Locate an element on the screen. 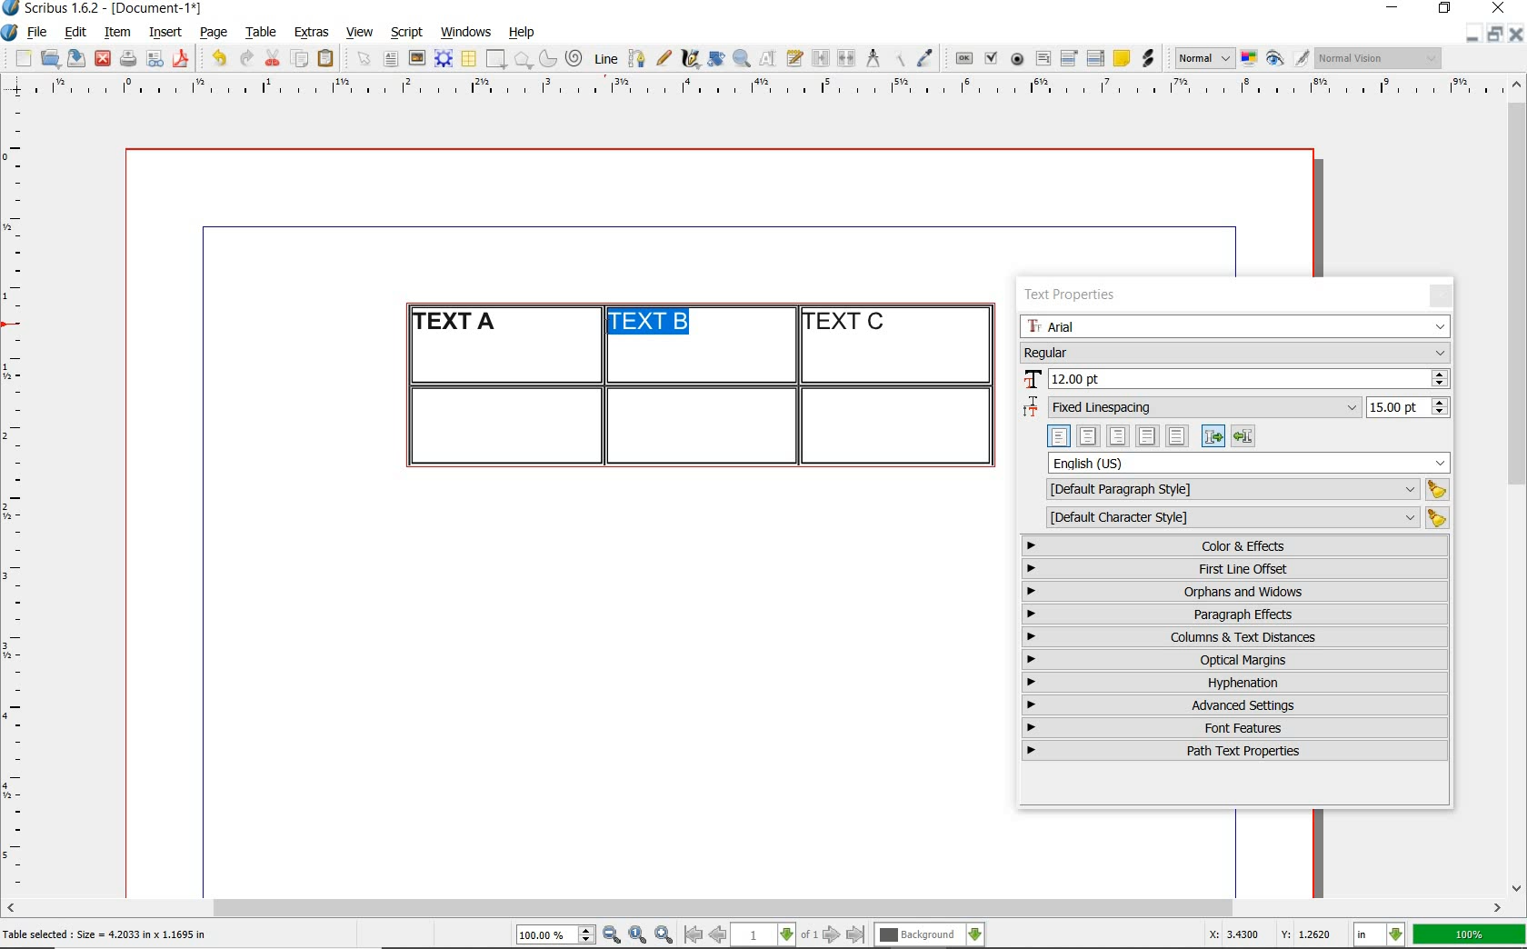  minimize is located at coordinates (1394, 9).